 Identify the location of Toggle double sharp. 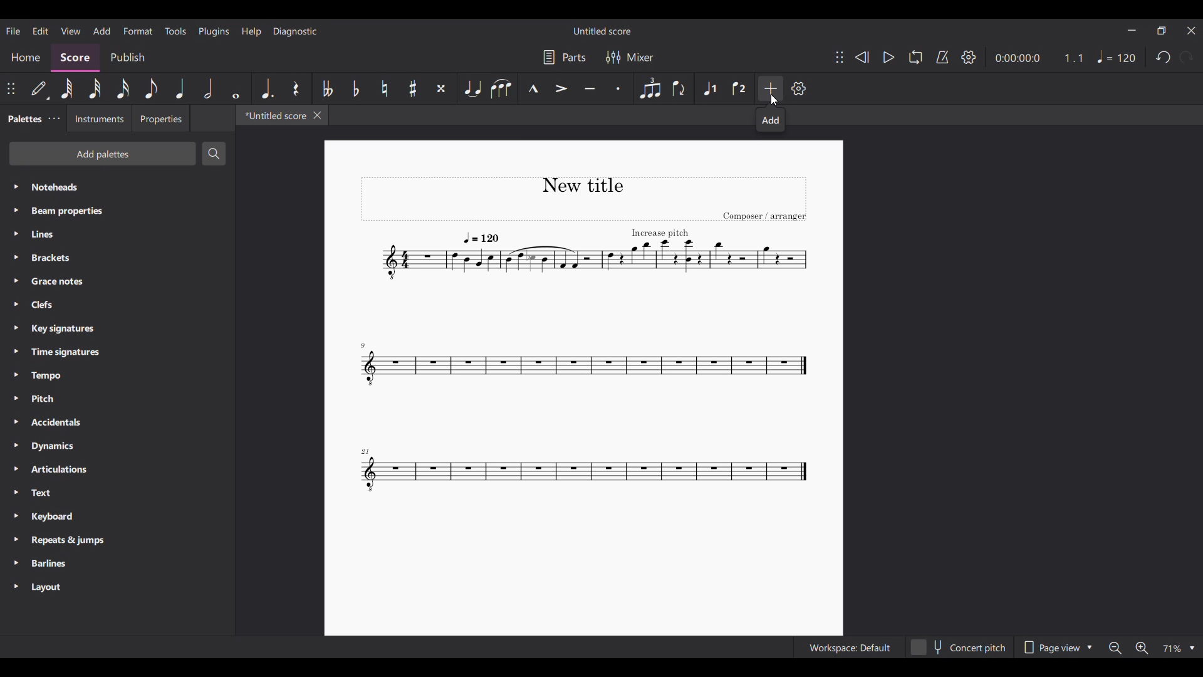
(440, 89).